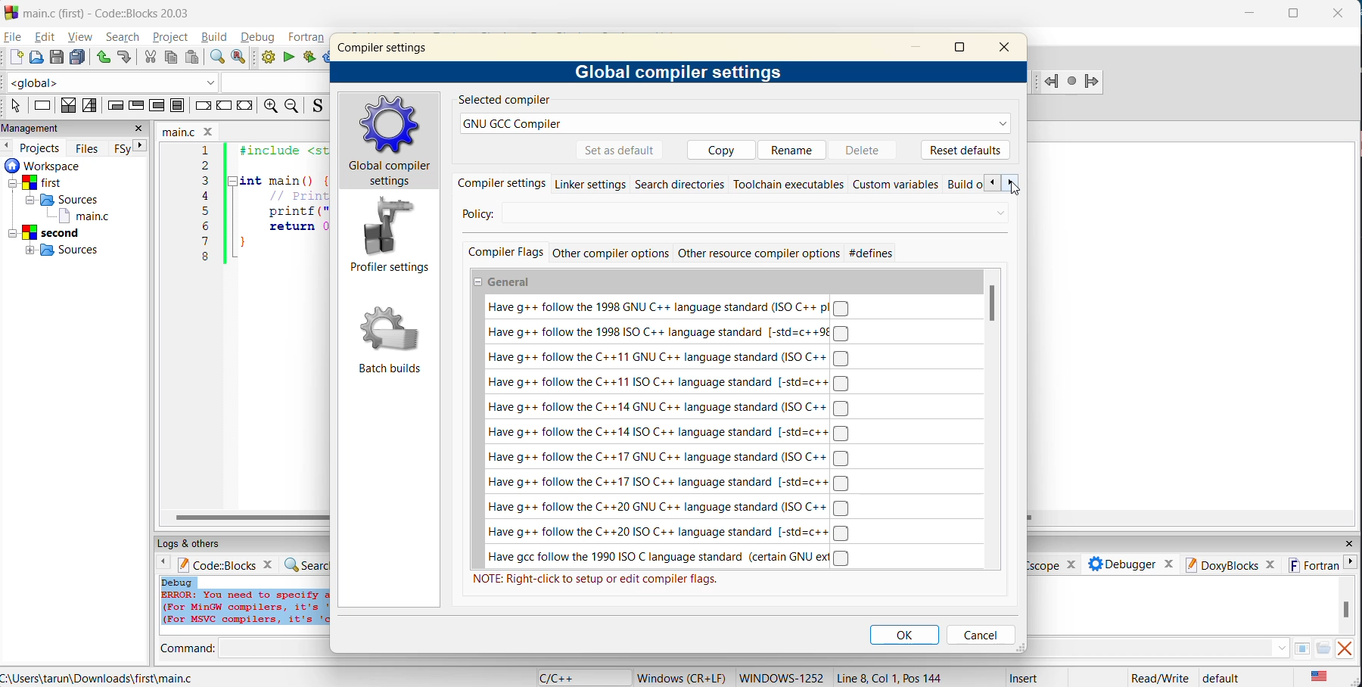 This screenshot has height=687, width=1362. What do you see at coordinates (391, 236) in the screenshot?
I see `profile settings` at bounding box center [391, 236].